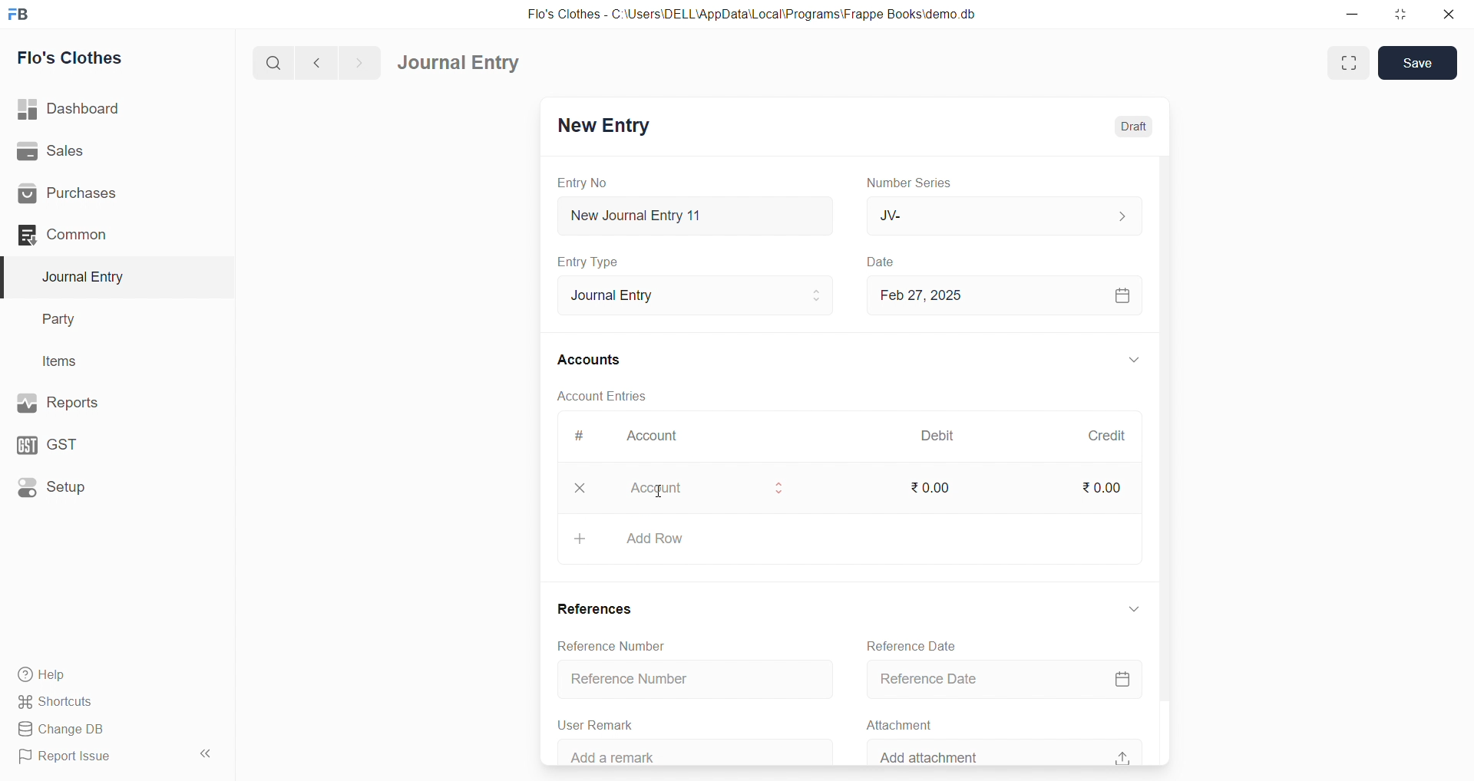 This screenshot has height=781, width=1474. What do you see at coordinates (596, 607) in the screenshot?
I see `References` at bounding box center [596, 607].